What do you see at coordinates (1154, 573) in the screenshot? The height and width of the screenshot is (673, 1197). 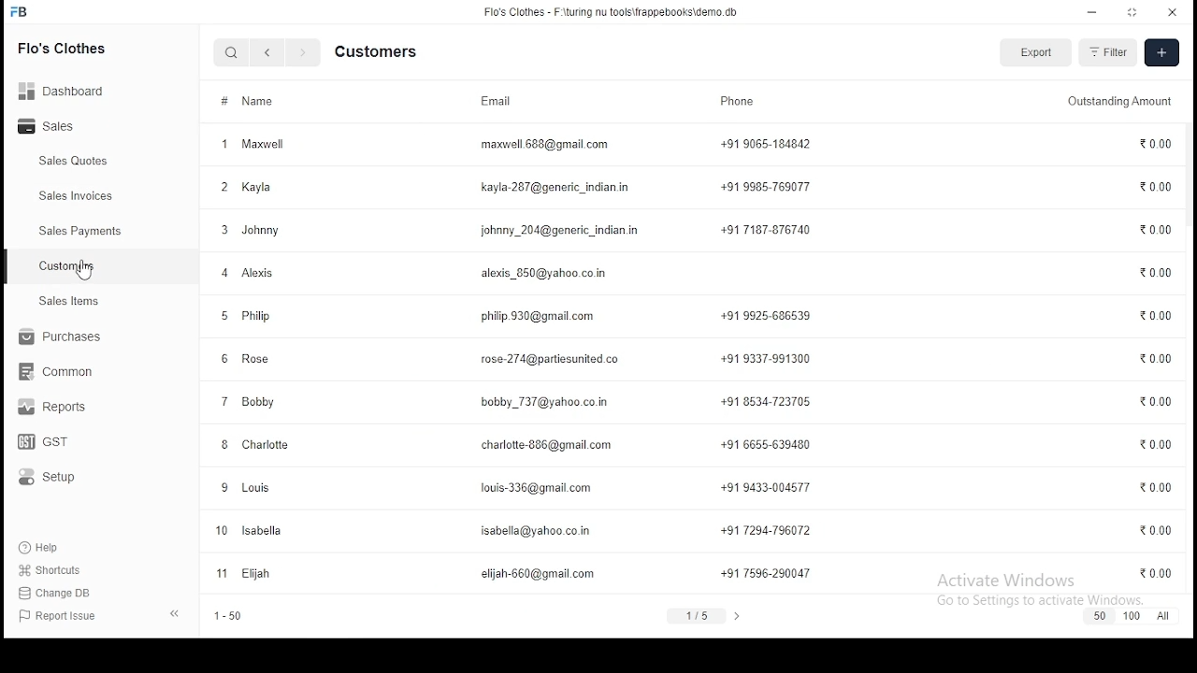 I see `0.00` at bounding box center [1154, 573].